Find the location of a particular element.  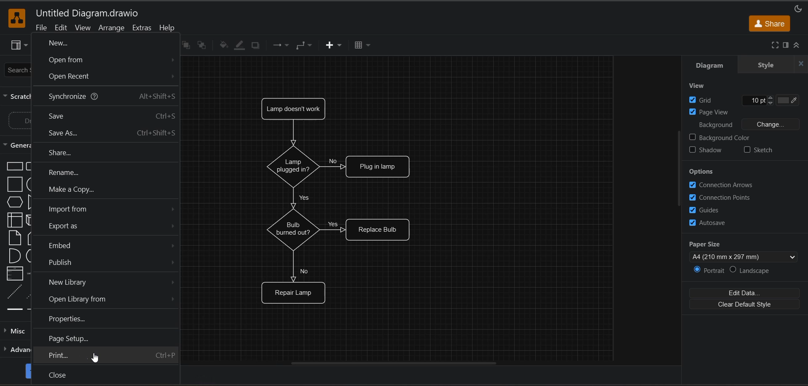

synchronize is located at coordinates (114, 98).